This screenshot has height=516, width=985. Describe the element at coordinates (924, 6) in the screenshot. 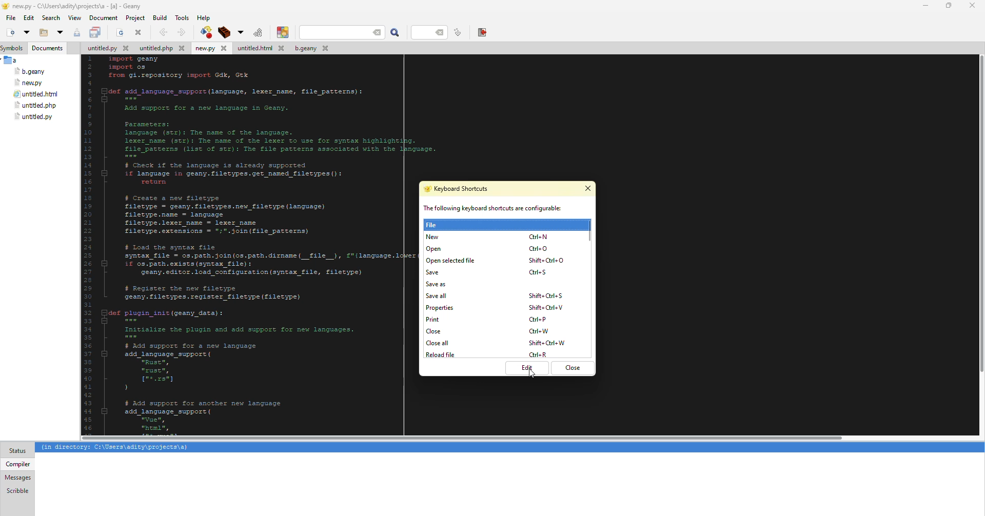

I see `minimize` at that location.